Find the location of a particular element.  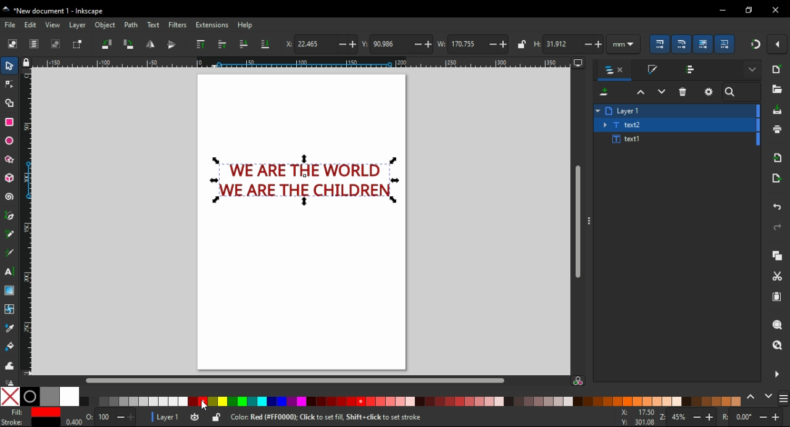

color options is located at coordinates (412, 402).